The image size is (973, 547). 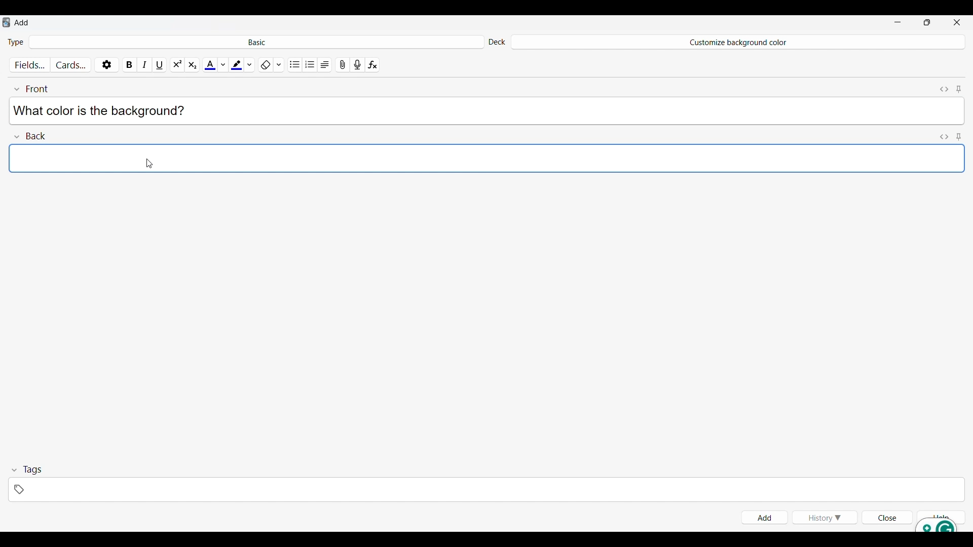 What do you see at coordinates (250, 63) in the screenshot?
I see `Highlight color options` at bounding box center [250, 63].